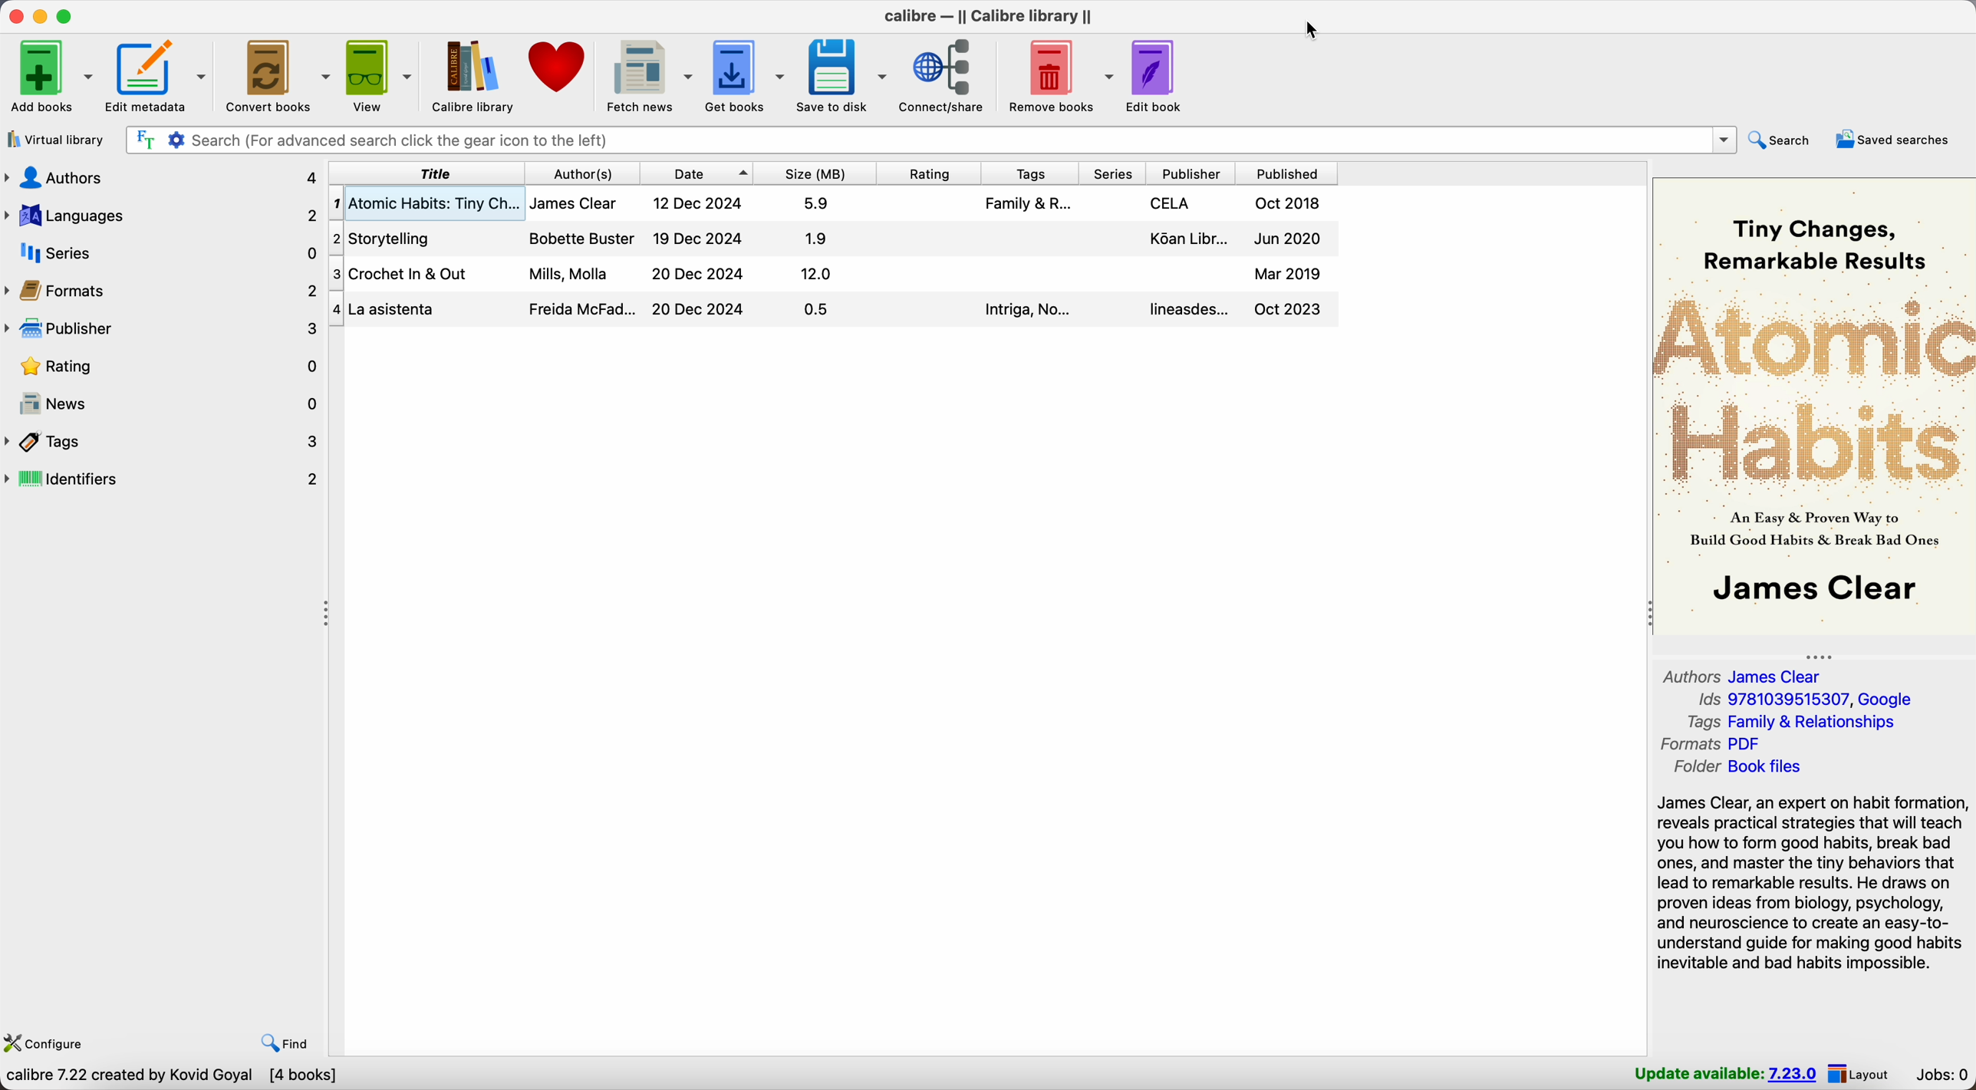 This screenshot has height=1090, width=1976. I want to click on Storytelling book, so click(834, 239).